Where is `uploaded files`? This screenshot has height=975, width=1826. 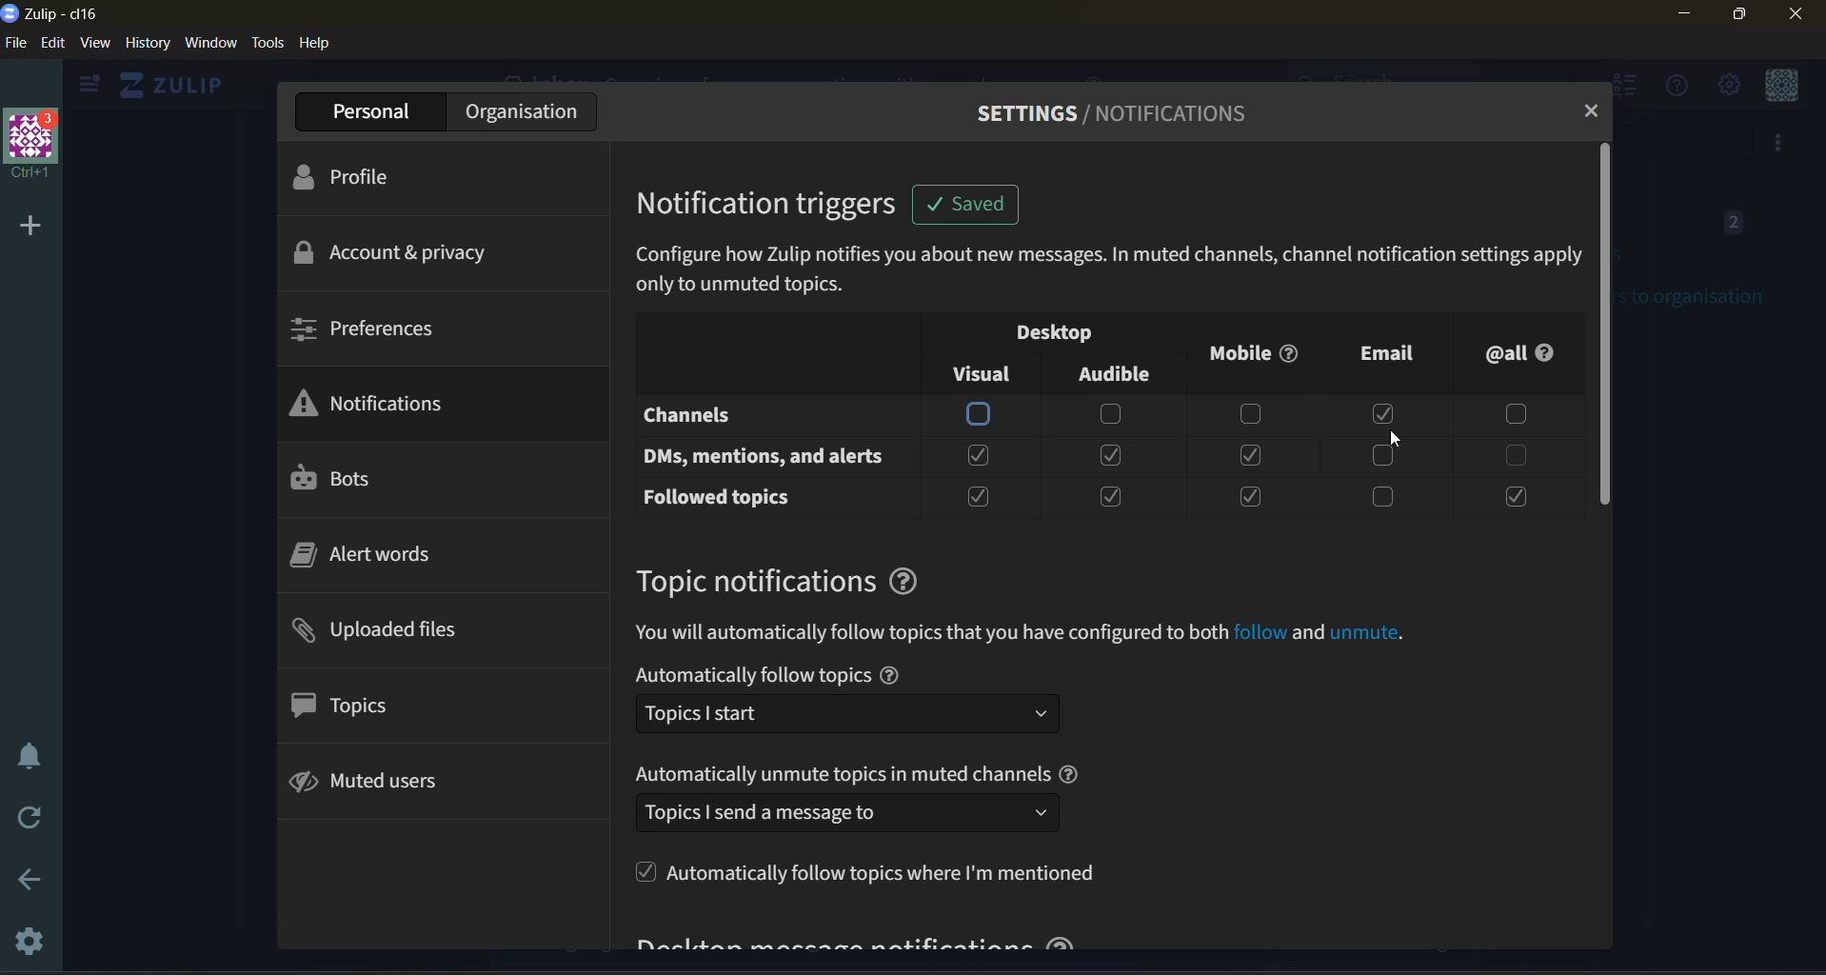
uploaded files is located at coordinates (391, 632).